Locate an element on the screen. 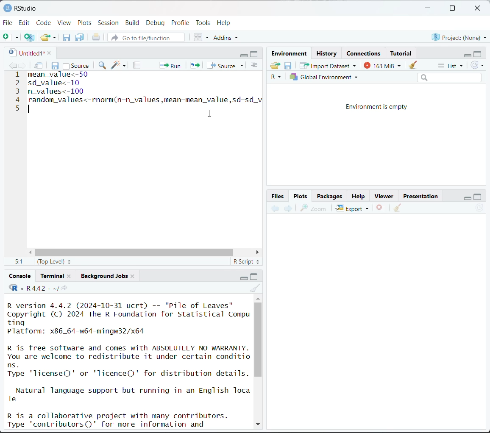  go backward to previous source location is located at coordinates (13, 66).